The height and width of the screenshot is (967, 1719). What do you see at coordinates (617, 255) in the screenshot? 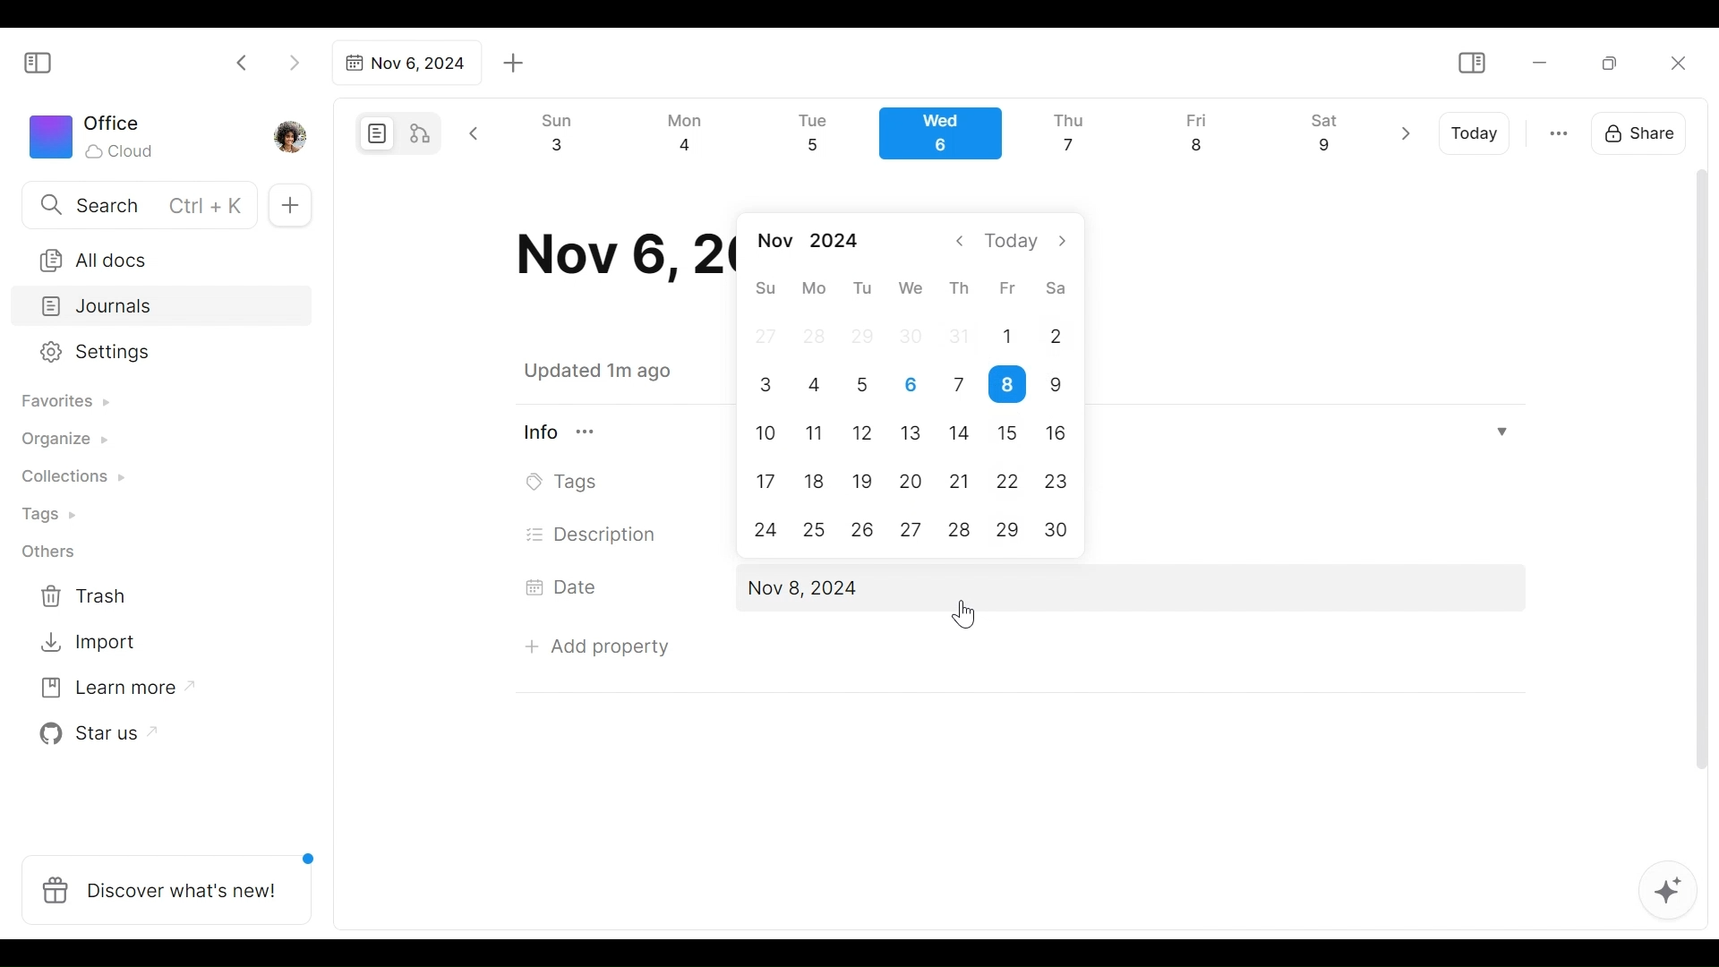
I see `Date` at bounding box center [617, 255].